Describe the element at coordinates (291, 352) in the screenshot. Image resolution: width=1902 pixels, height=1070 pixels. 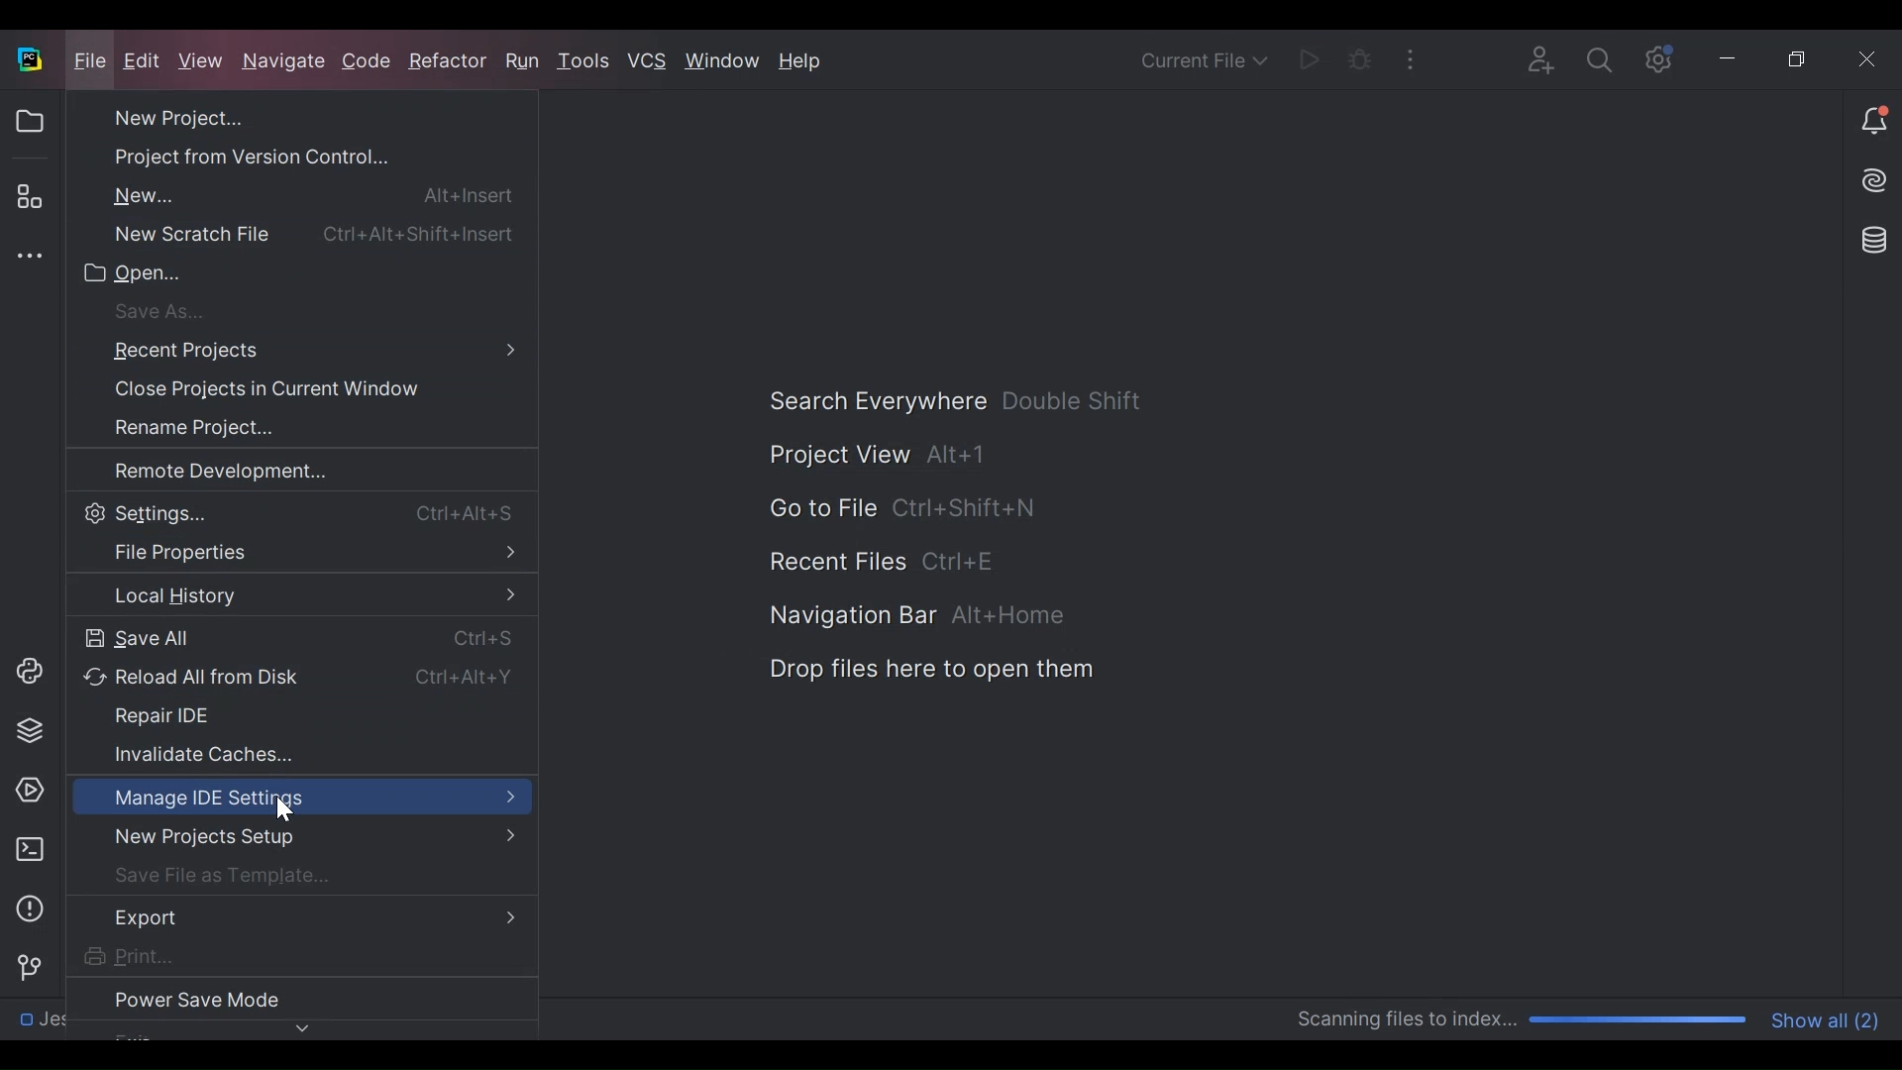
I see `Recent Projects` at that location.